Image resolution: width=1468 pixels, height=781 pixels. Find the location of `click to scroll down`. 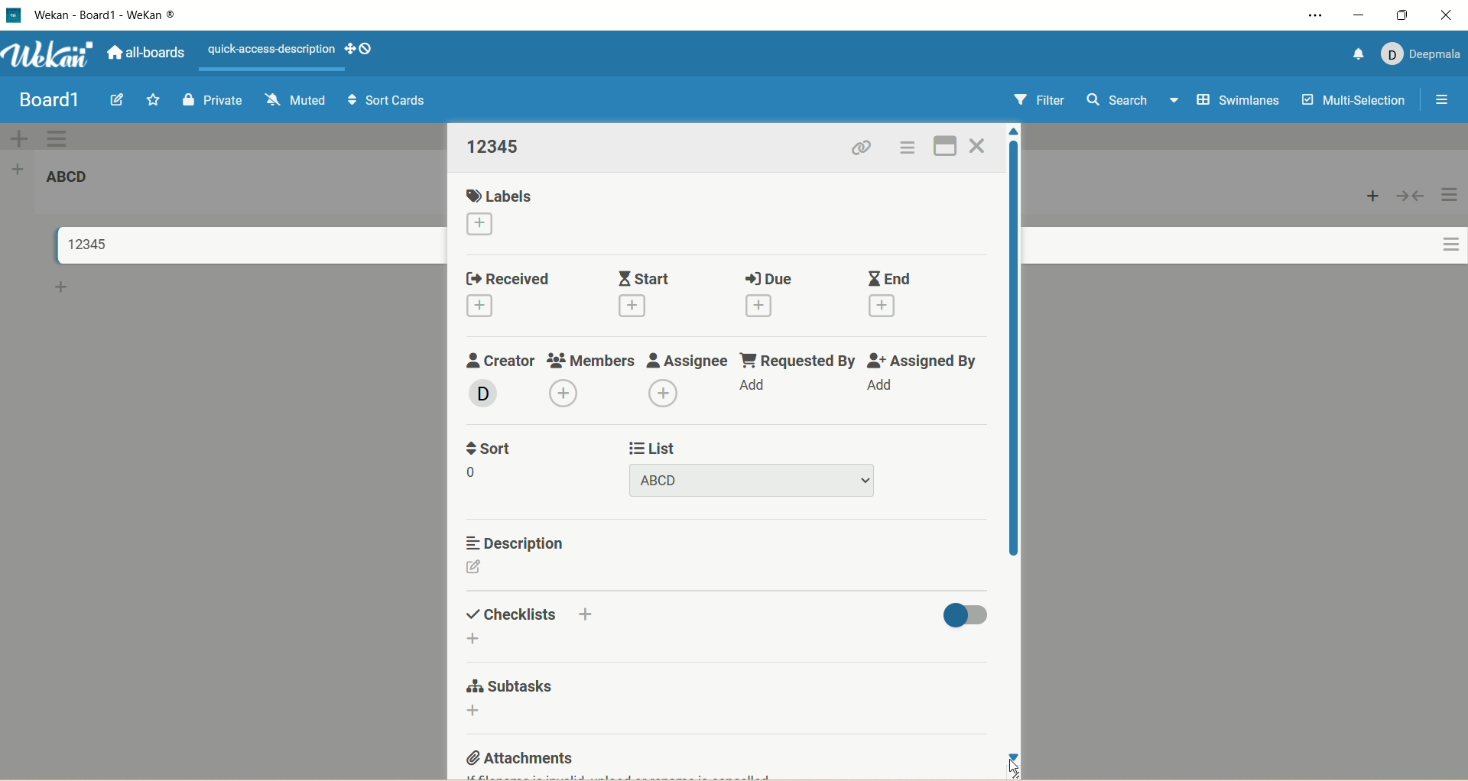

click to scroll down is located at coordinates (1015, 756).